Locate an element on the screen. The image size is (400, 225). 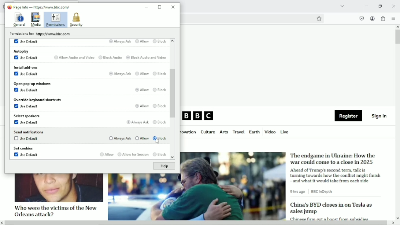
restore down is located at coordinates (381, 6).